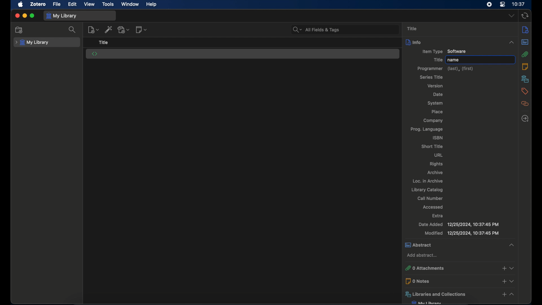 Image resolution: width=542 pixels, height=305 pixels. Describe the element at coordinates (62, 16) in the screenshot. I see `my library` at that location.